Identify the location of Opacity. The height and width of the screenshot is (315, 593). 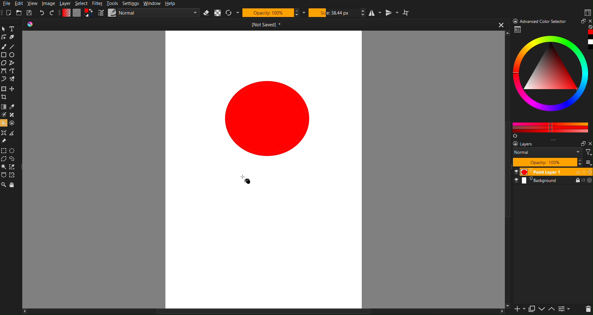
(552, 162).